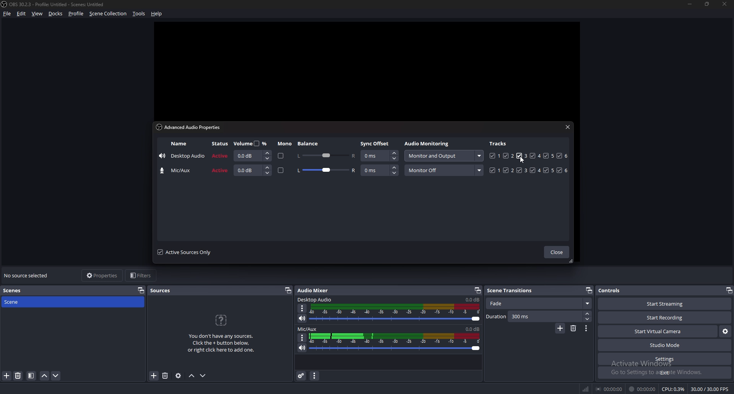  Describe the element at coordinates (224, 334) in the screenshot. I see `You don't have any sources.
Click the + button below,
or right click here to add one.` at that location.